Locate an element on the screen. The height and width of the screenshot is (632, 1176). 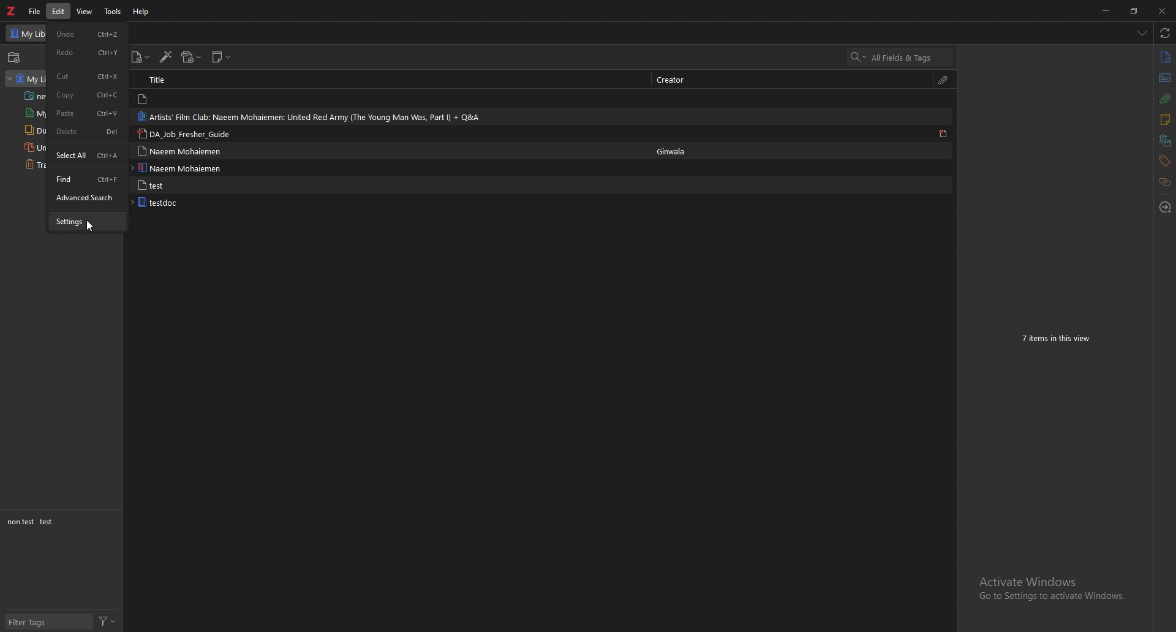
add items by identifier is located at coordinates (167, 58).